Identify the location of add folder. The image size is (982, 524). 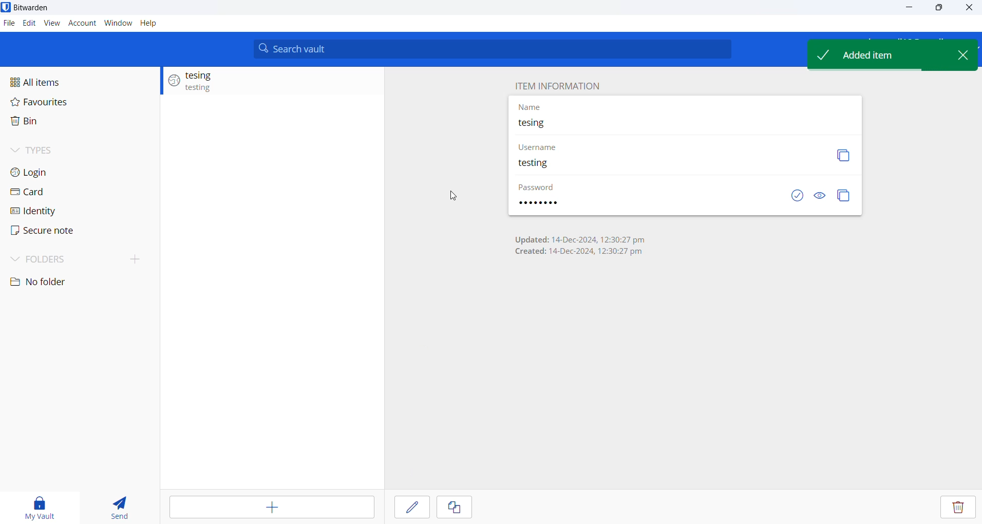
(130, 258).